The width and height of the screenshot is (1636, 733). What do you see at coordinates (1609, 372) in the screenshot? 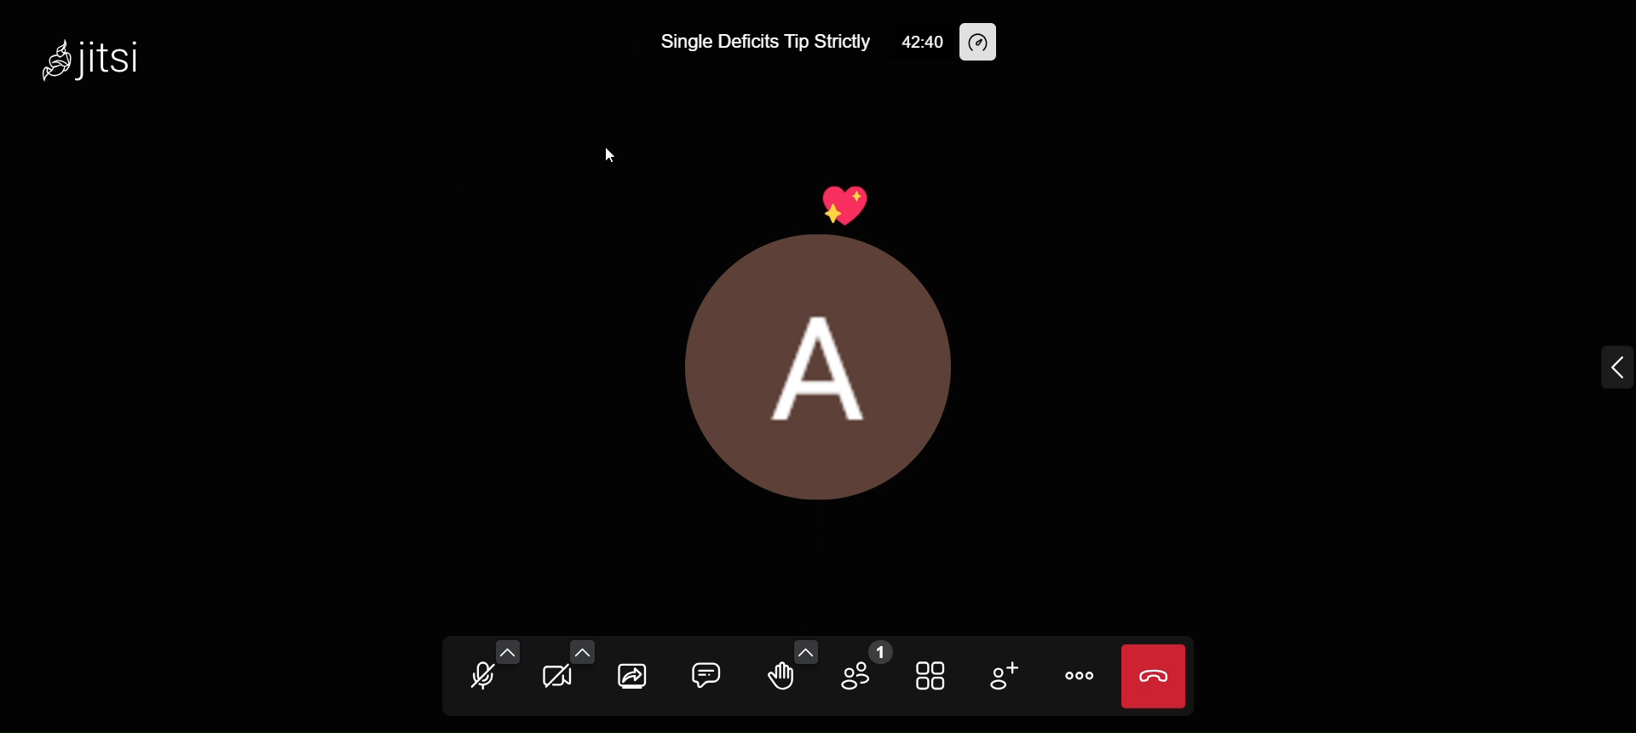
I see `Expand` at bounding box center [1609, 372].